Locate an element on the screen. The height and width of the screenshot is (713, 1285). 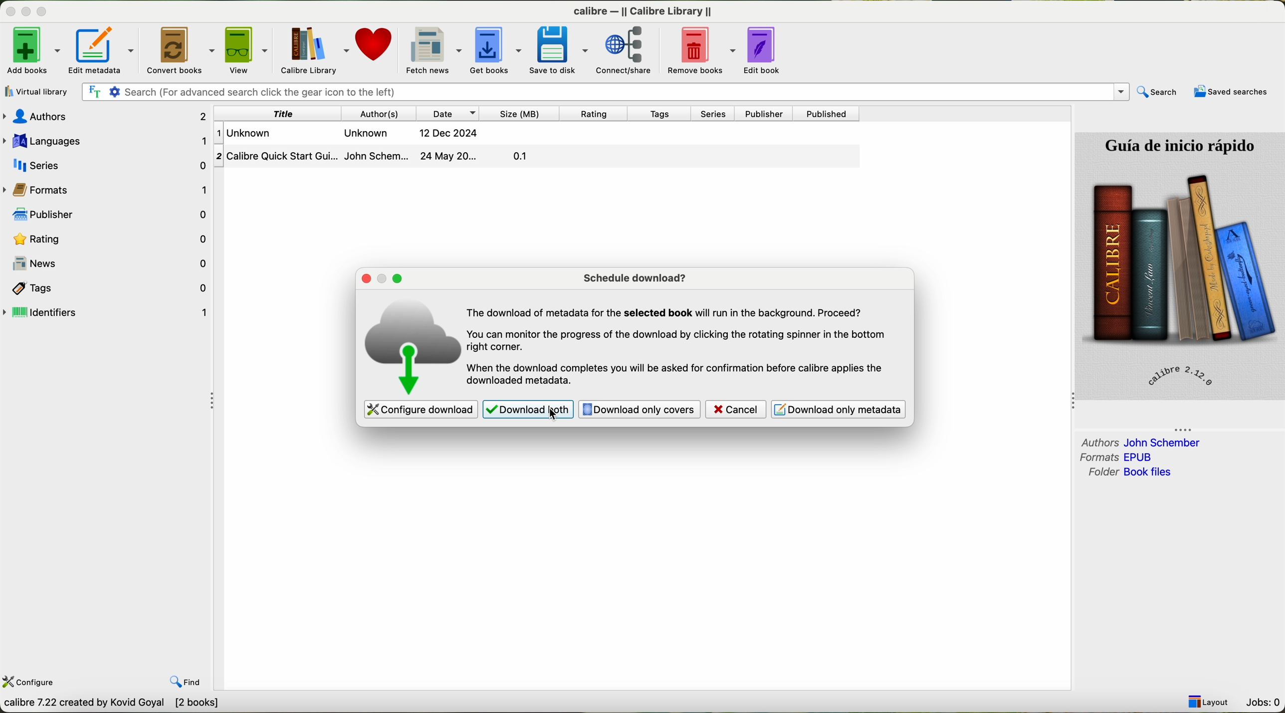
click on add books is located at coordinates (33, 49).